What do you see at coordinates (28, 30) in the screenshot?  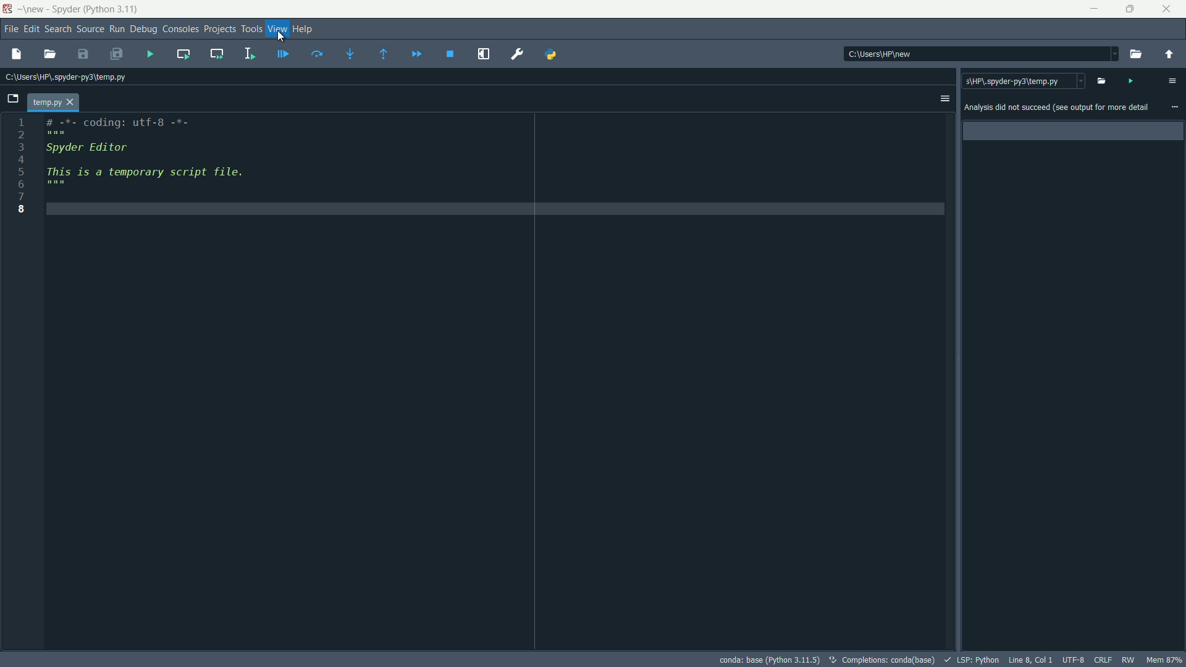 I see `edit menu` at bounding box center [28, 30].